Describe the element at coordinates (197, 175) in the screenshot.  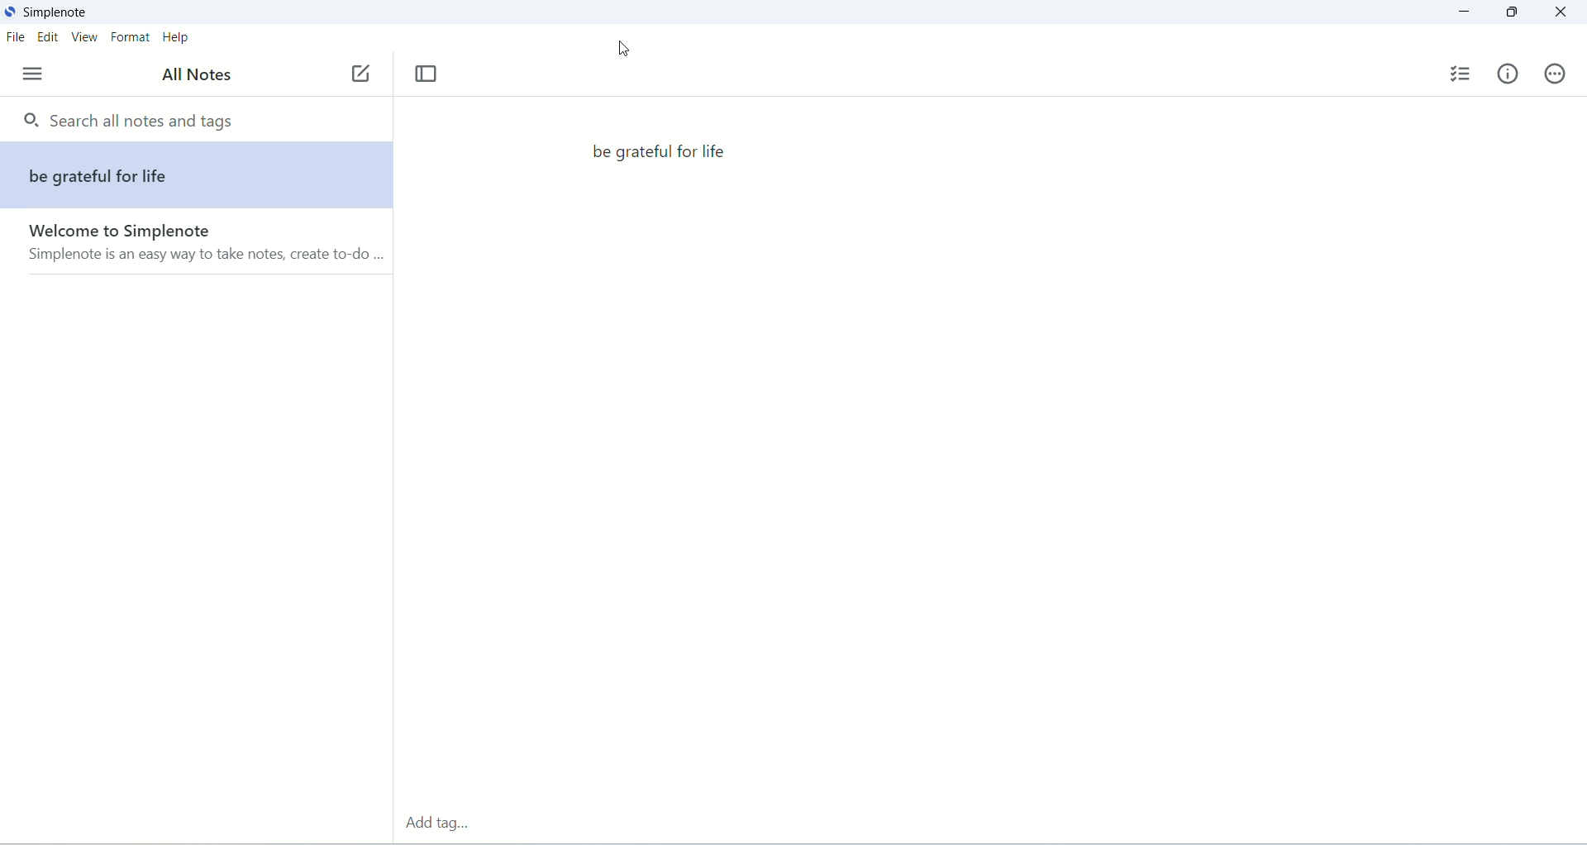
I see `new note` at that location.